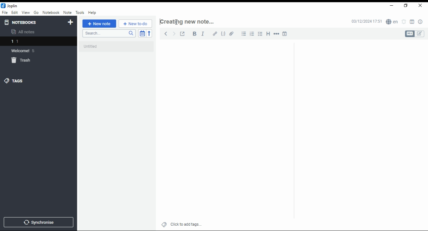 The height and width of the screenshot is (231, 428). Describe the element at coordinates (215, 34) in the screenshot. I see `hyperlink` at that location.